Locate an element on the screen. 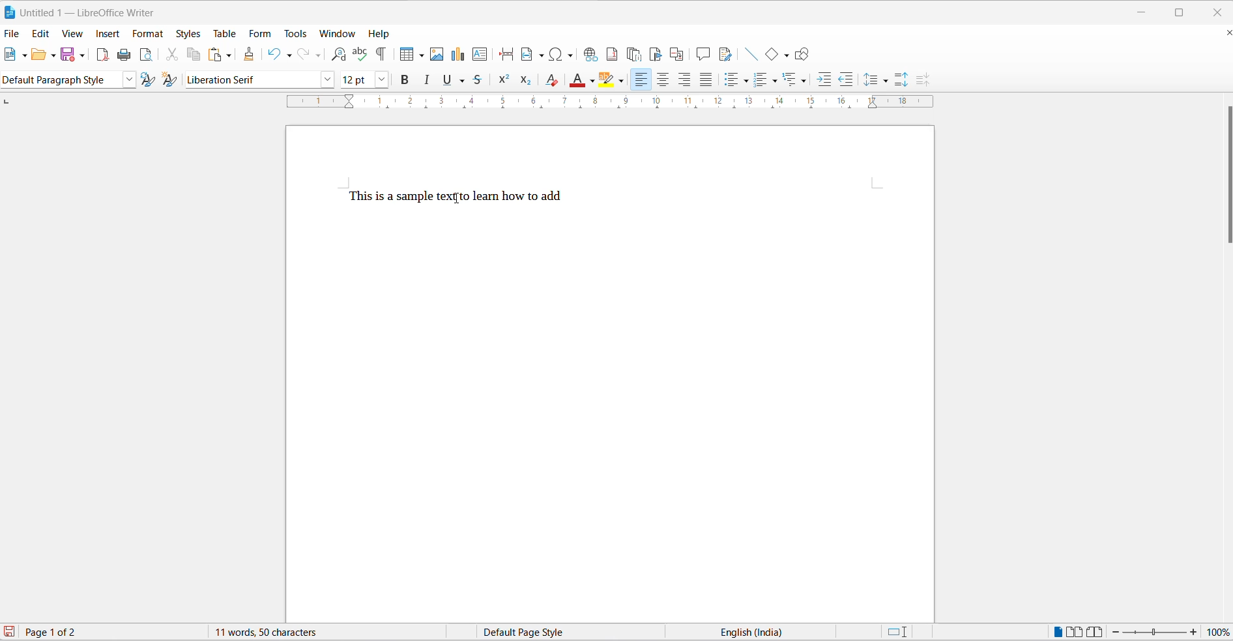 The height and width of the screenshot is (641, 1233). open is located at coordinates (40, 55).